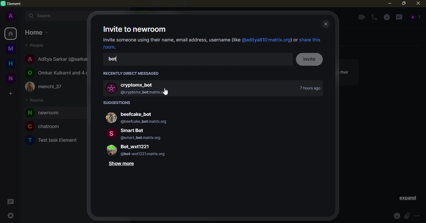 The image size is (426, 223). Describe the element at coordinates (403, 4) in the screenshot. I see `maximize` at that location.